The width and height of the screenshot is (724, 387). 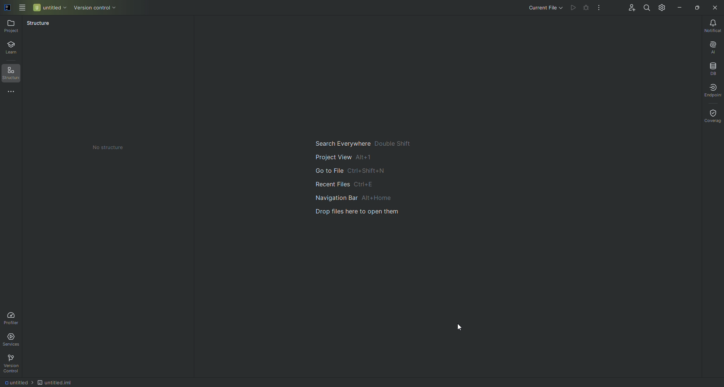 I want to click on Current File, so click(x=547, y=8).